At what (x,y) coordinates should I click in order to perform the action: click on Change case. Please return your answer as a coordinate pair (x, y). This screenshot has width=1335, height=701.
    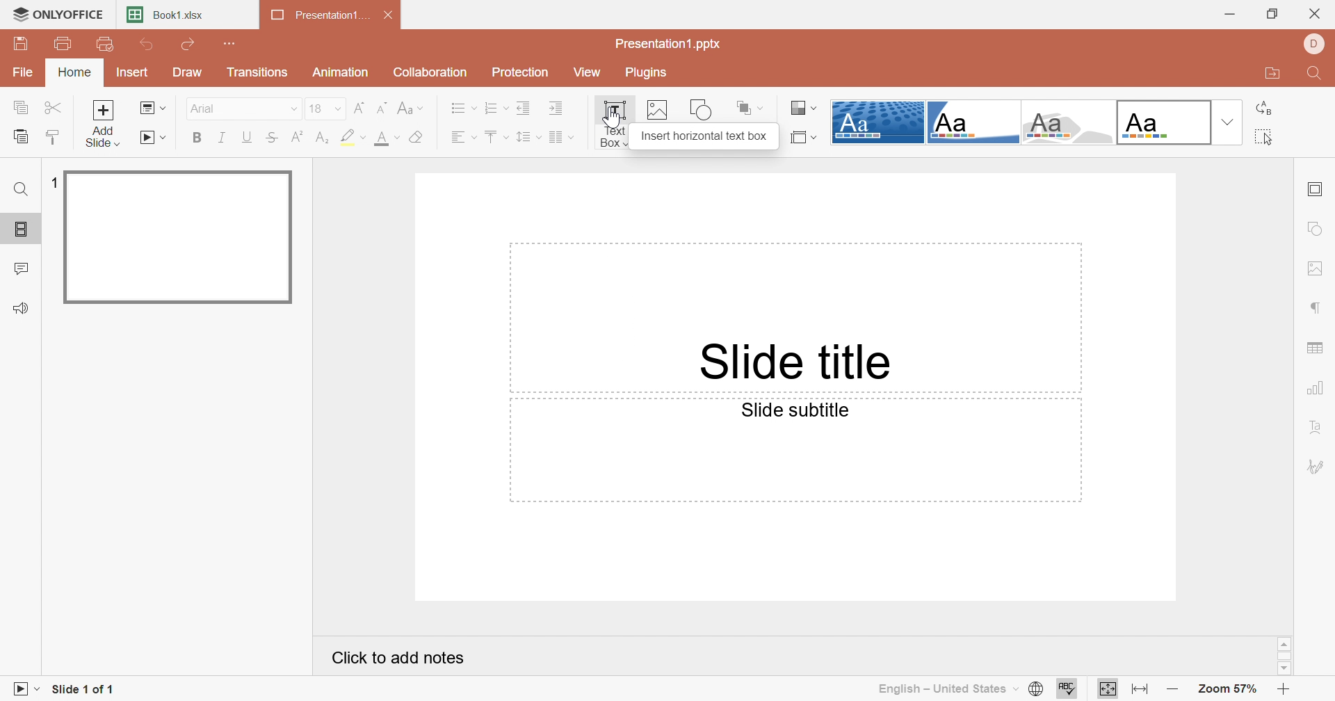
    Looking at the image, I should click on (410, 108).